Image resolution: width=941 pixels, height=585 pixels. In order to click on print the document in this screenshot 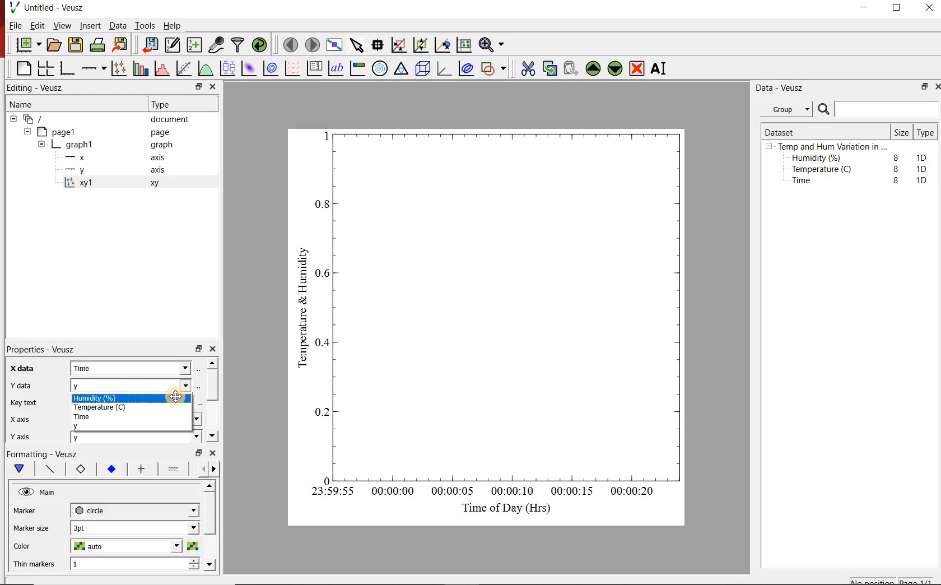, I will do `click(98, 47)`.